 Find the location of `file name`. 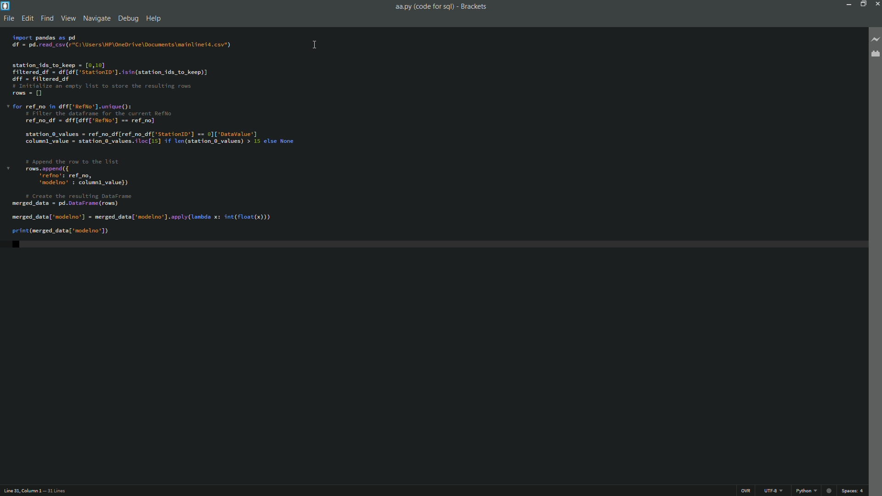

file name is located at coordinates (424, 7).